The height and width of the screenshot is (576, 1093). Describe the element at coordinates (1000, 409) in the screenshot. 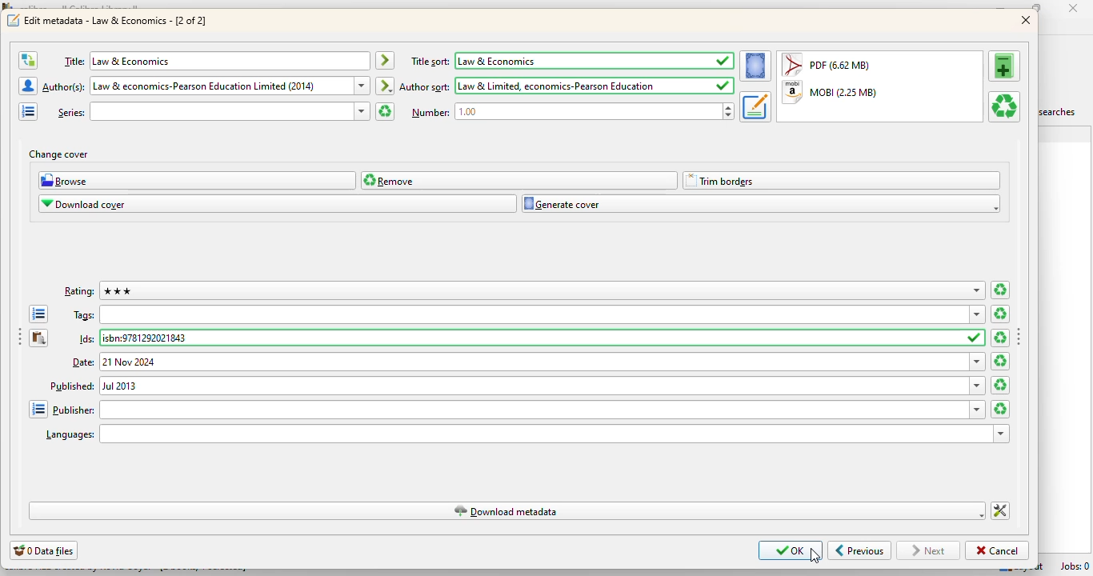

I see `clear publisher` at that location.